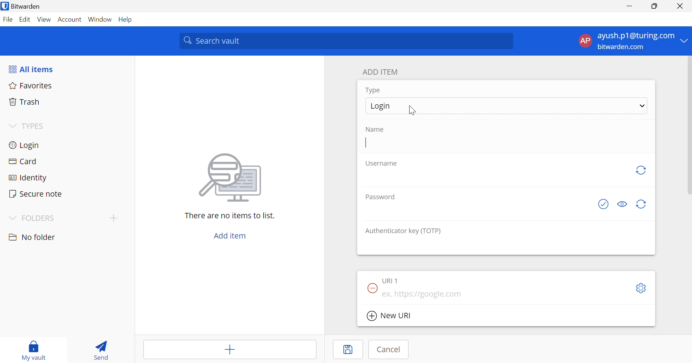 This screenshot has width=692, height=363. I want to click on Create folder, so click(114, 218).